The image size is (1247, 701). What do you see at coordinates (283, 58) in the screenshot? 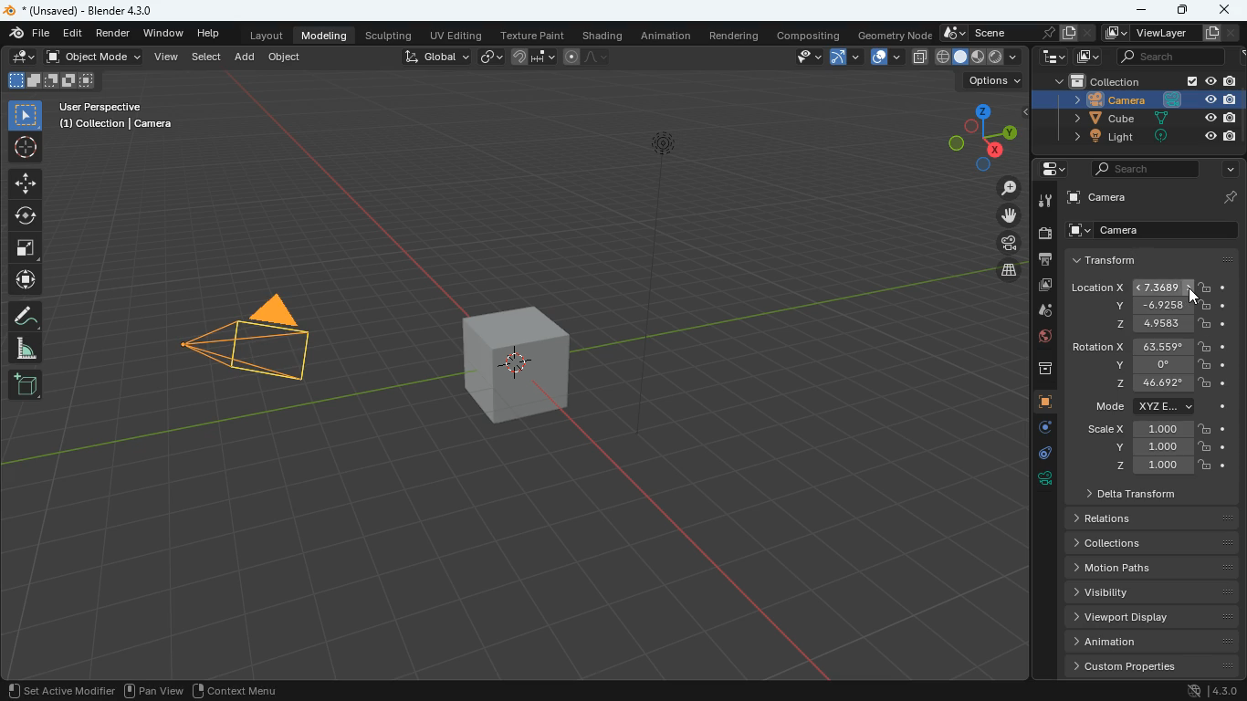
I see `object` at bounding box center [283, 58].